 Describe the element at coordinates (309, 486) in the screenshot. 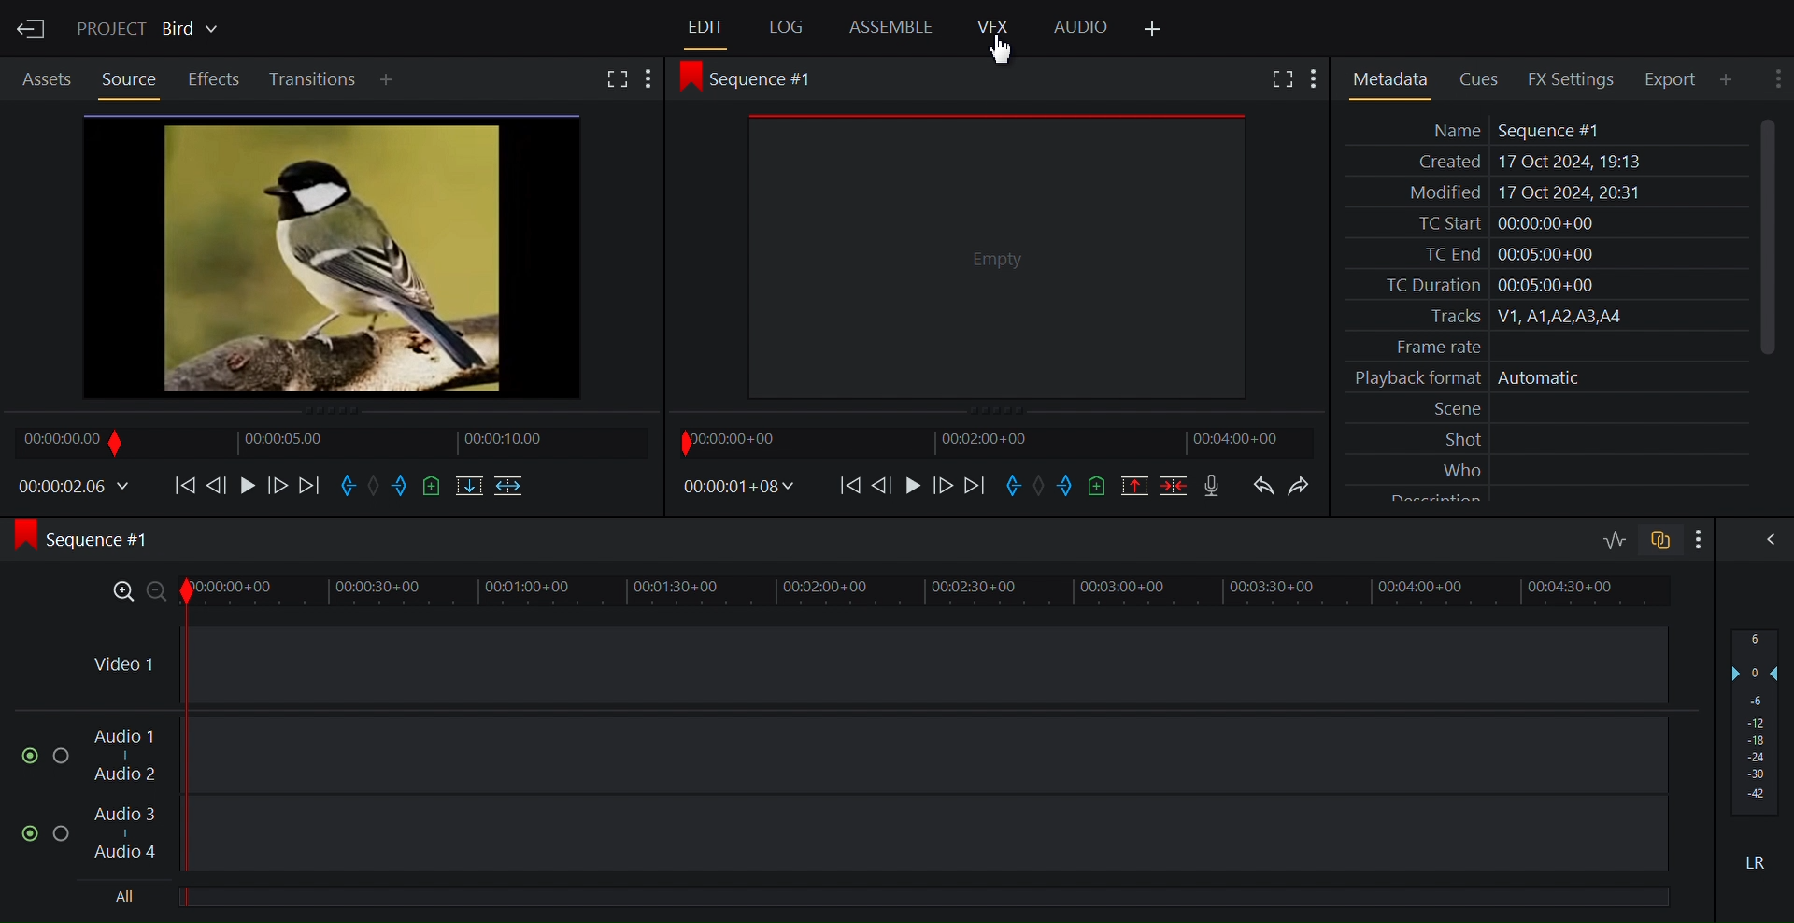

I see `Move forward` at that location.